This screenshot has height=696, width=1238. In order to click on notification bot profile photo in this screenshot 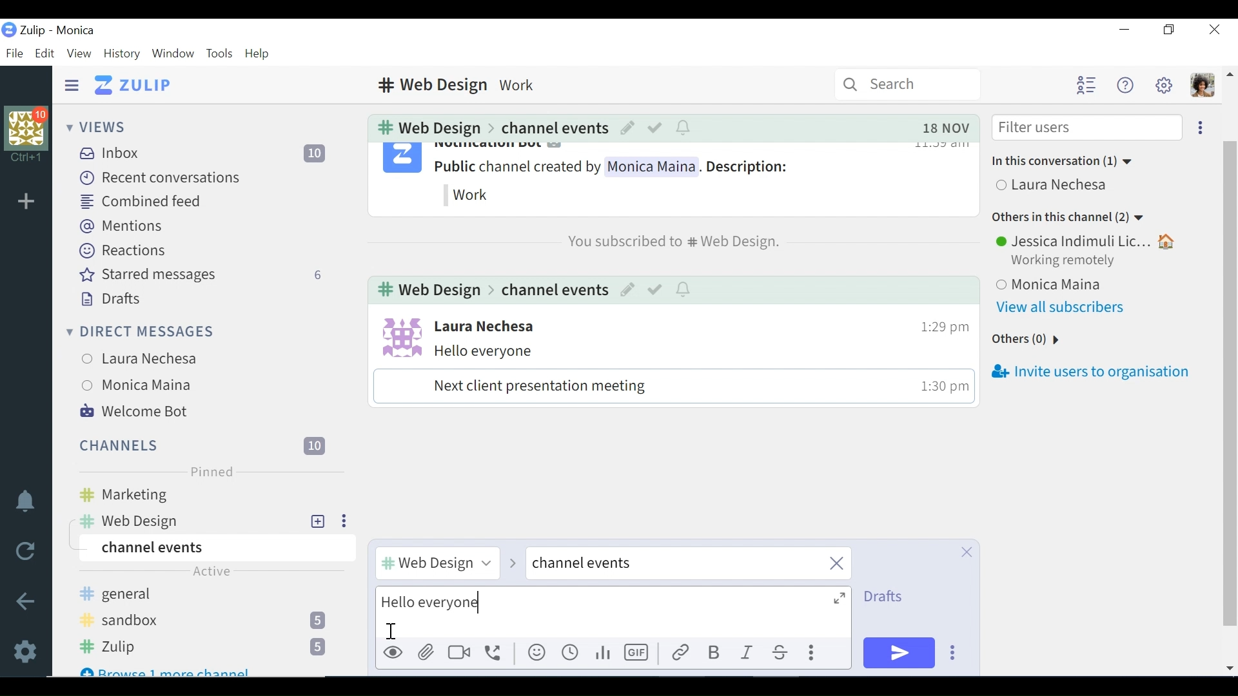, I will do `click(401, 160)`.